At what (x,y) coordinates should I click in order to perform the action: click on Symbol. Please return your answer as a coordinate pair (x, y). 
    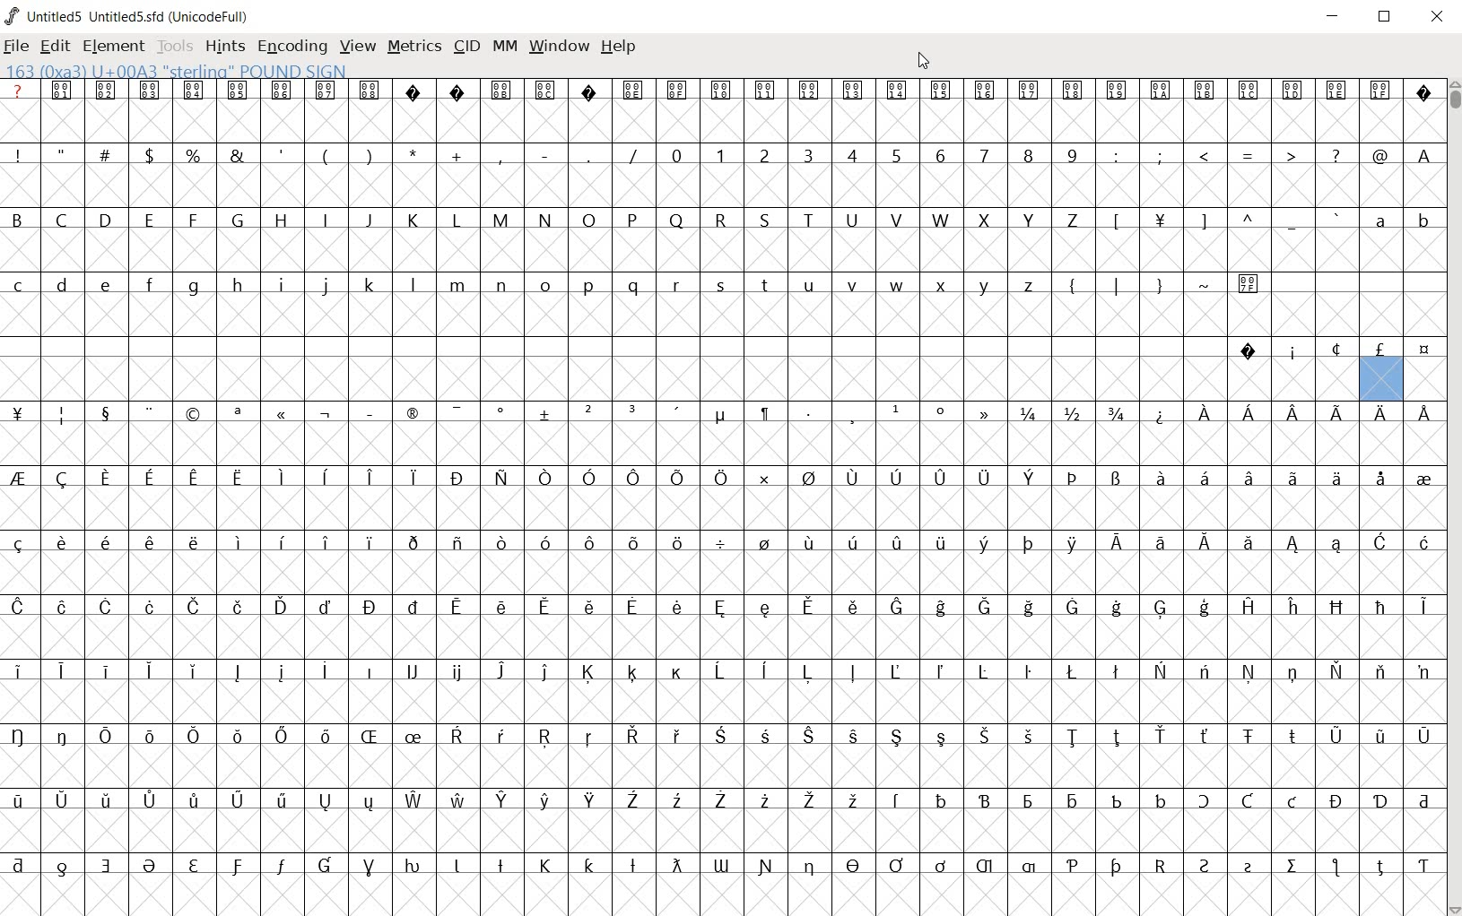
    Looking at the image, I should click on (852, 673).